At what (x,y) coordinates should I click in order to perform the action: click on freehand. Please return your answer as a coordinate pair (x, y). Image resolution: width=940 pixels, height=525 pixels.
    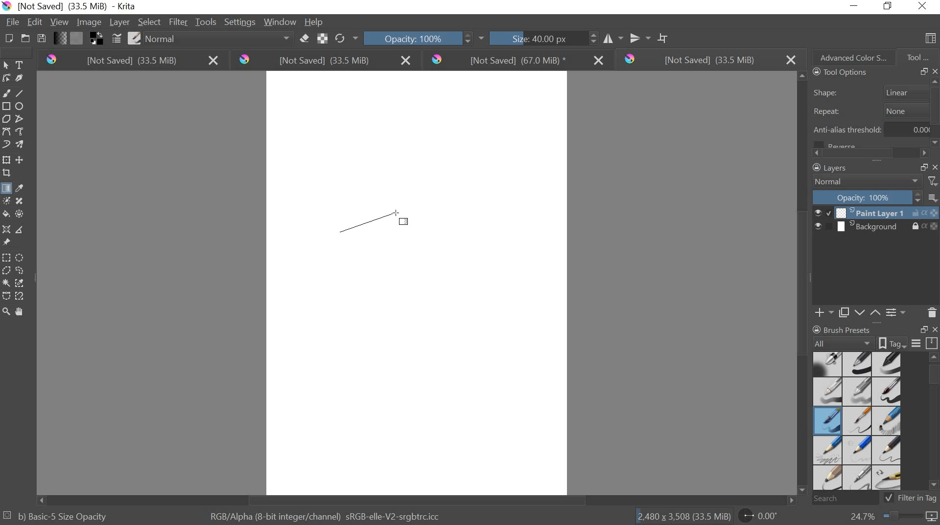
    Looking at the image, I should click on (6, 93).